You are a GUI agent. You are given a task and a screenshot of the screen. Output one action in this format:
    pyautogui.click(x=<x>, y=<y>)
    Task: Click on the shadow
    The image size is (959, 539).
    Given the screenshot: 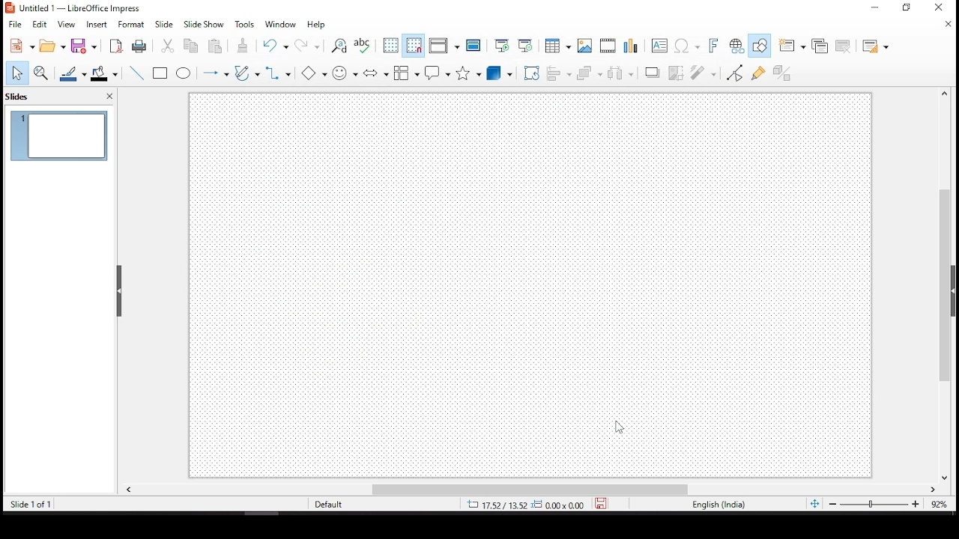 What is the action you would take?
    pyautogui.click(x=650, y=72)
    